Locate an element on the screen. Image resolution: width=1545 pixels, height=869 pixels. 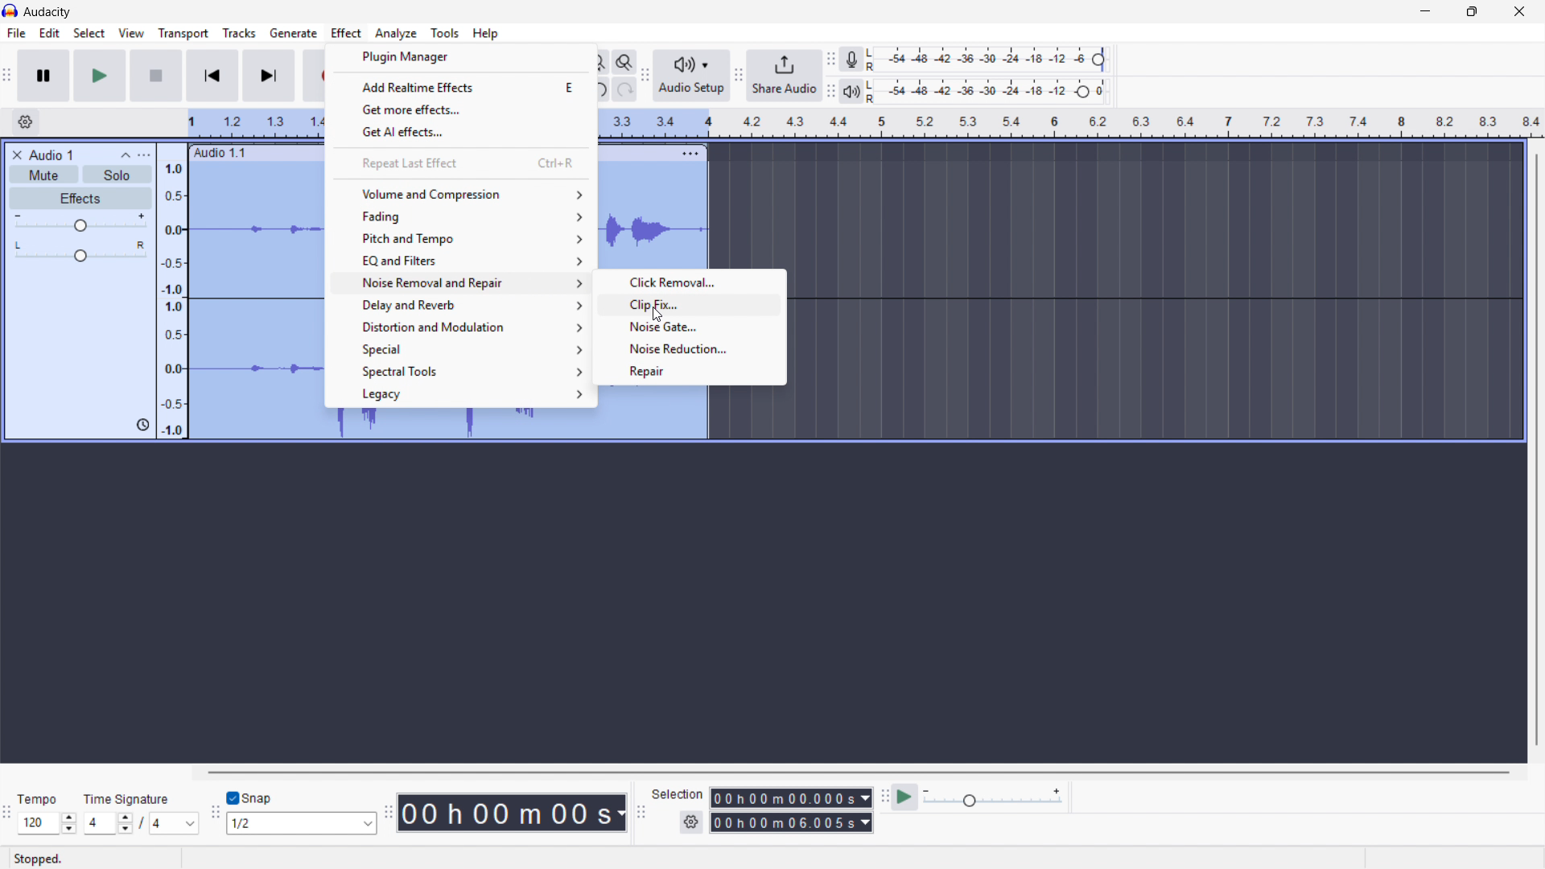
Repeat last effect  is located at coordinates (462, 163).